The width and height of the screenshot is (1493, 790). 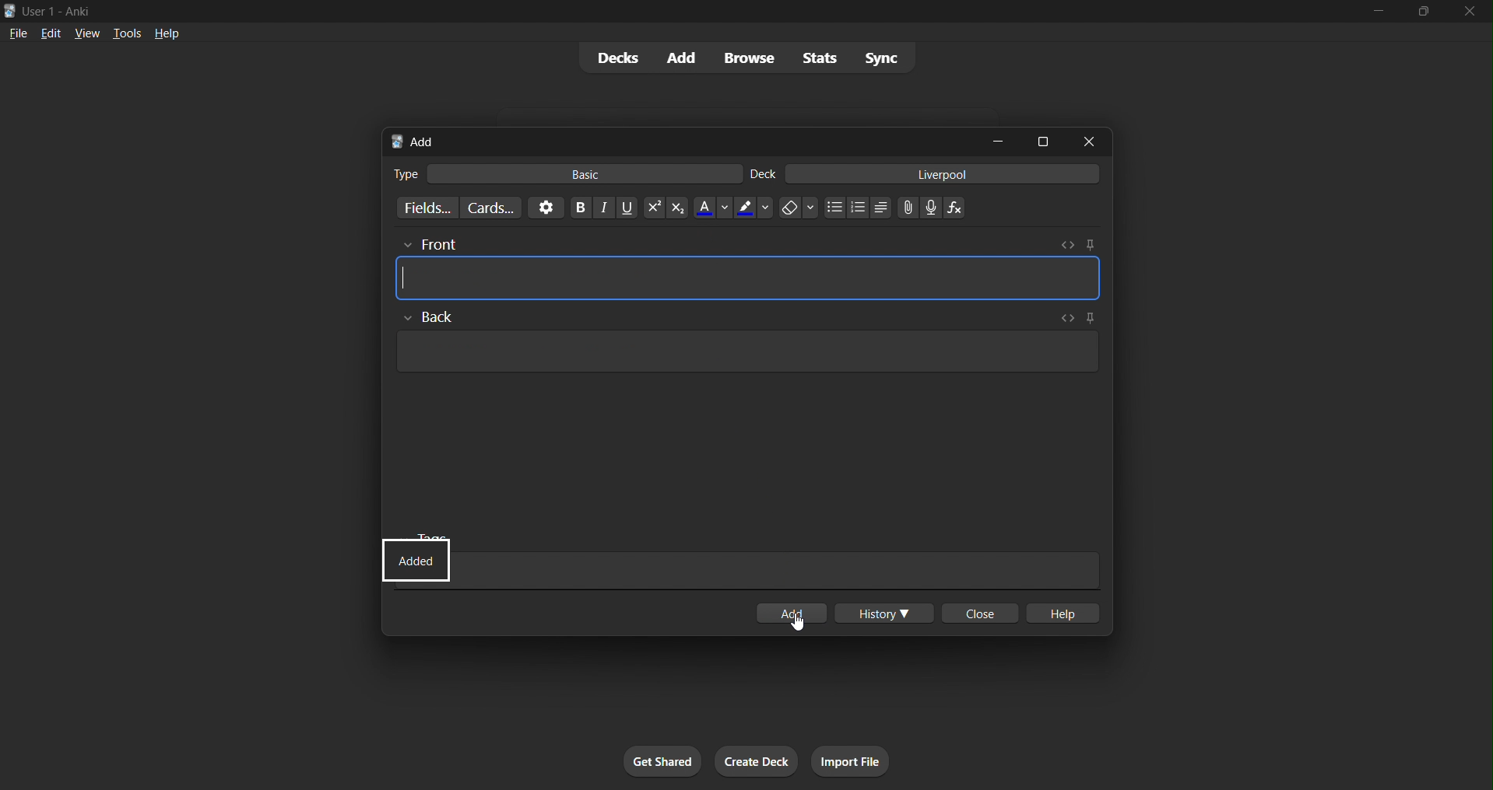 I want to click on edit, so click(x=49, y=32).